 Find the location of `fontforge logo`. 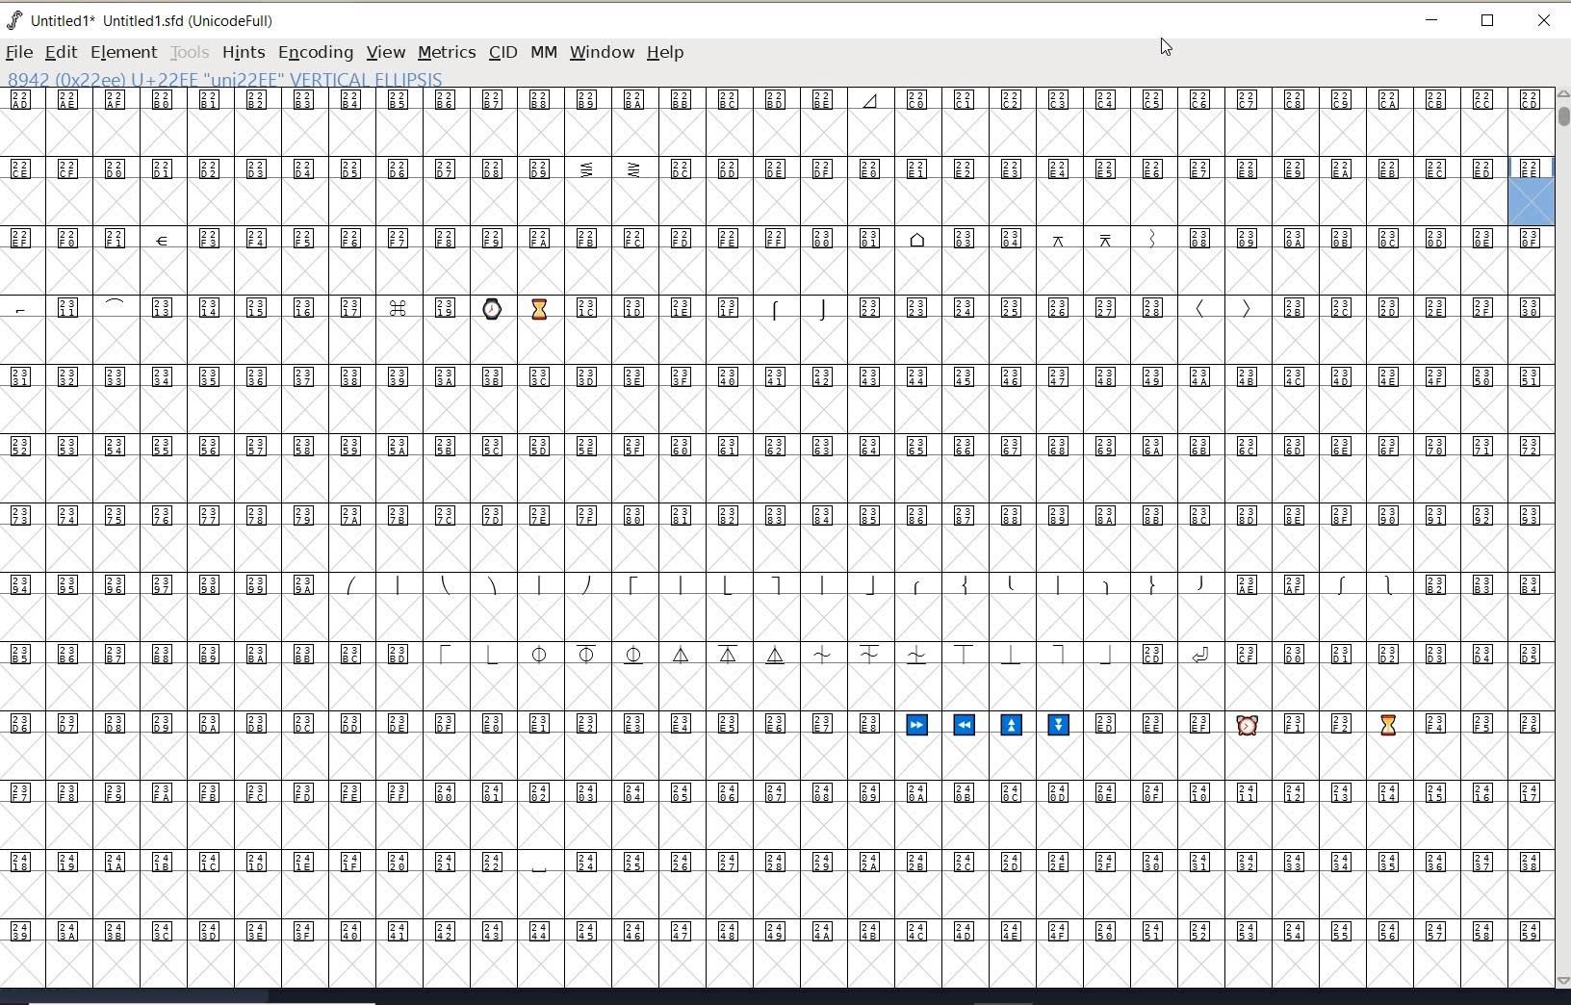

fontforge logo is located at coordinates (15, 20).